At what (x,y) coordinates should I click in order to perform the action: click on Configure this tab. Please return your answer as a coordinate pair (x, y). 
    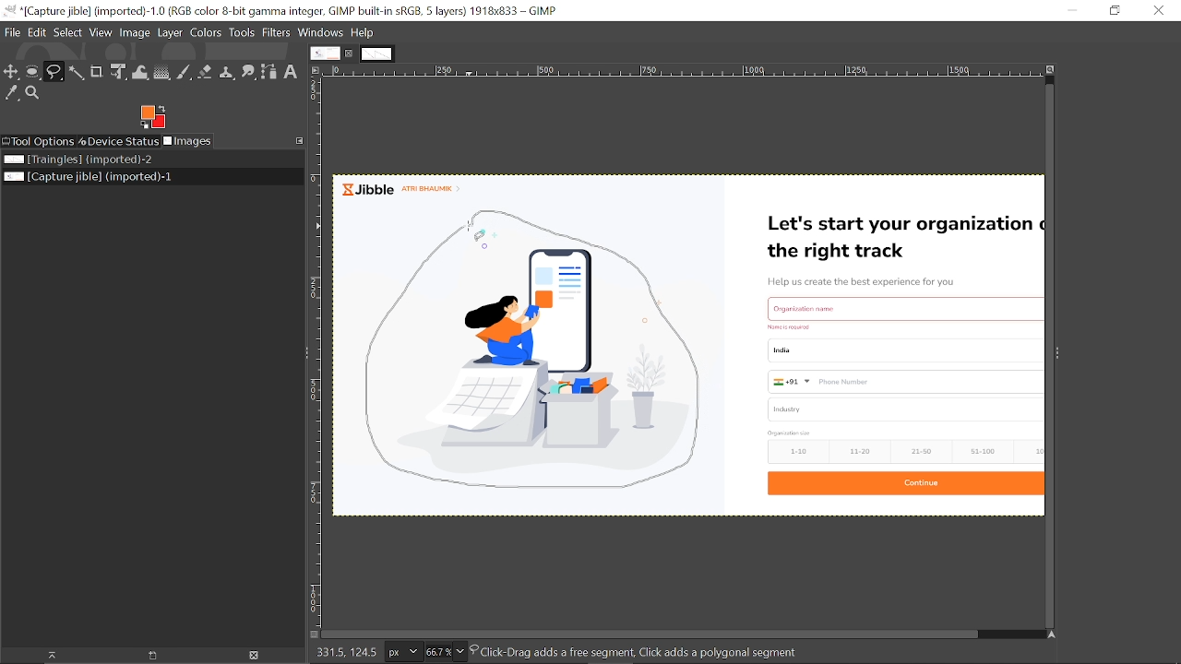
    Looking at the image, I should click on (301, 140).